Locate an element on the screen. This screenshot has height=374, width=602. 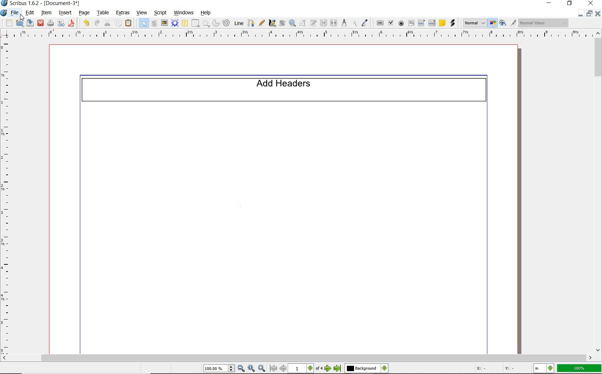
ruler is located at coordinates (298, 36).